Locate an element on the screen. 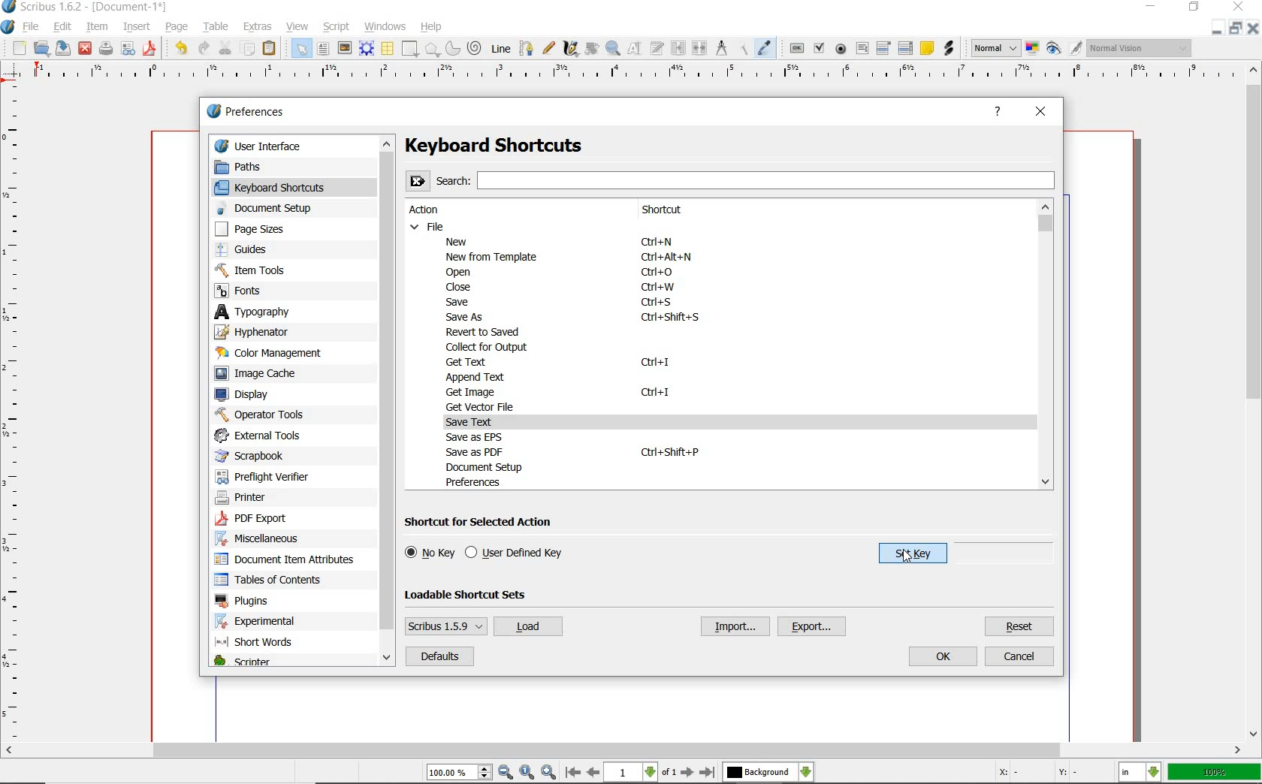 This screenshot has width=1262, height=784. Ctrl + Shift + S is located at coordinates (672, 318).